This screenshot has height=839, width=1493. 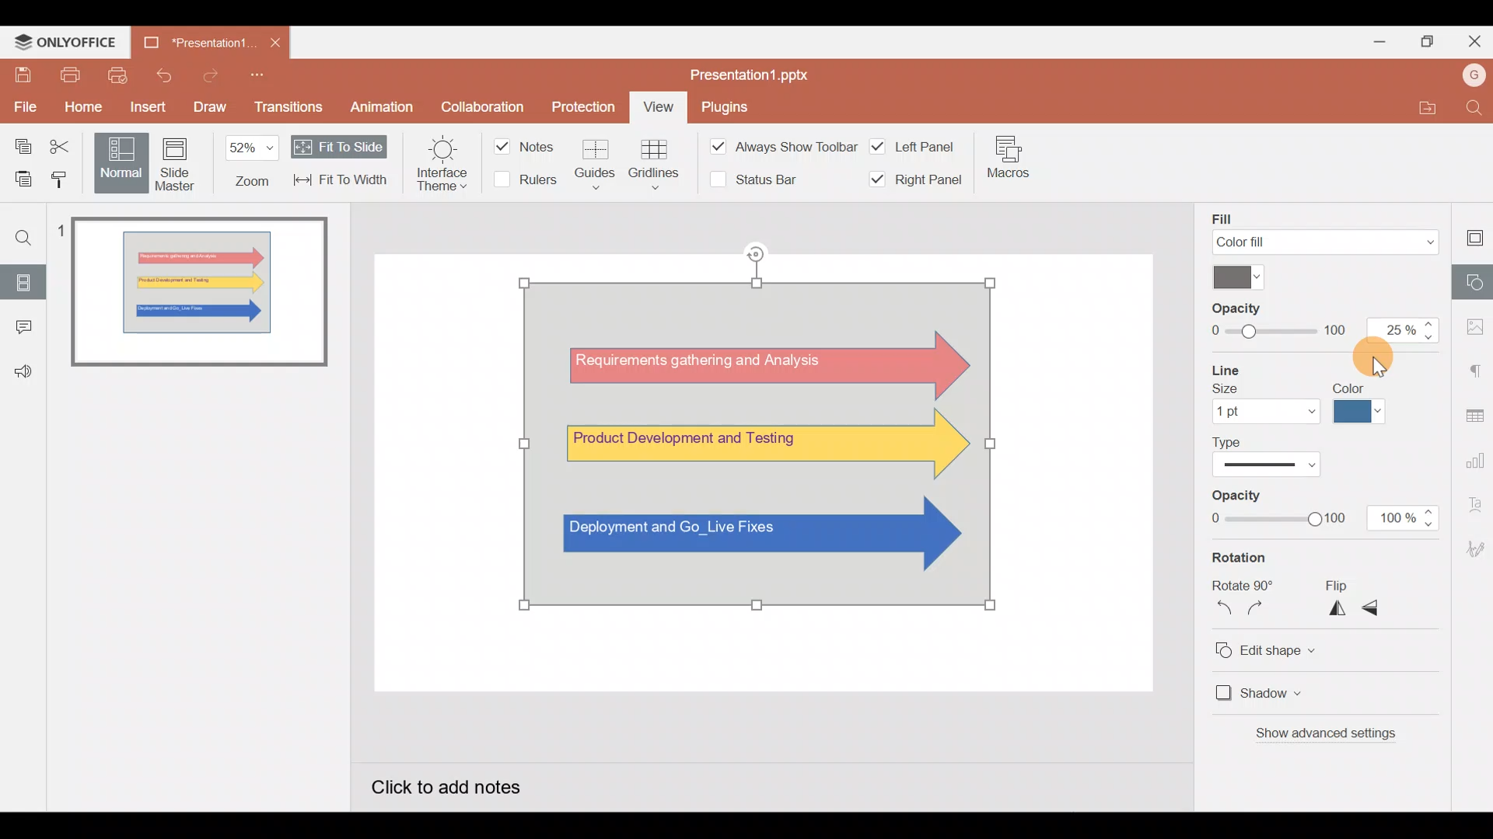 What do you see at coordinates (19, 178) in the screenshot?
I see `Paste` at bounding box center [19, 178].